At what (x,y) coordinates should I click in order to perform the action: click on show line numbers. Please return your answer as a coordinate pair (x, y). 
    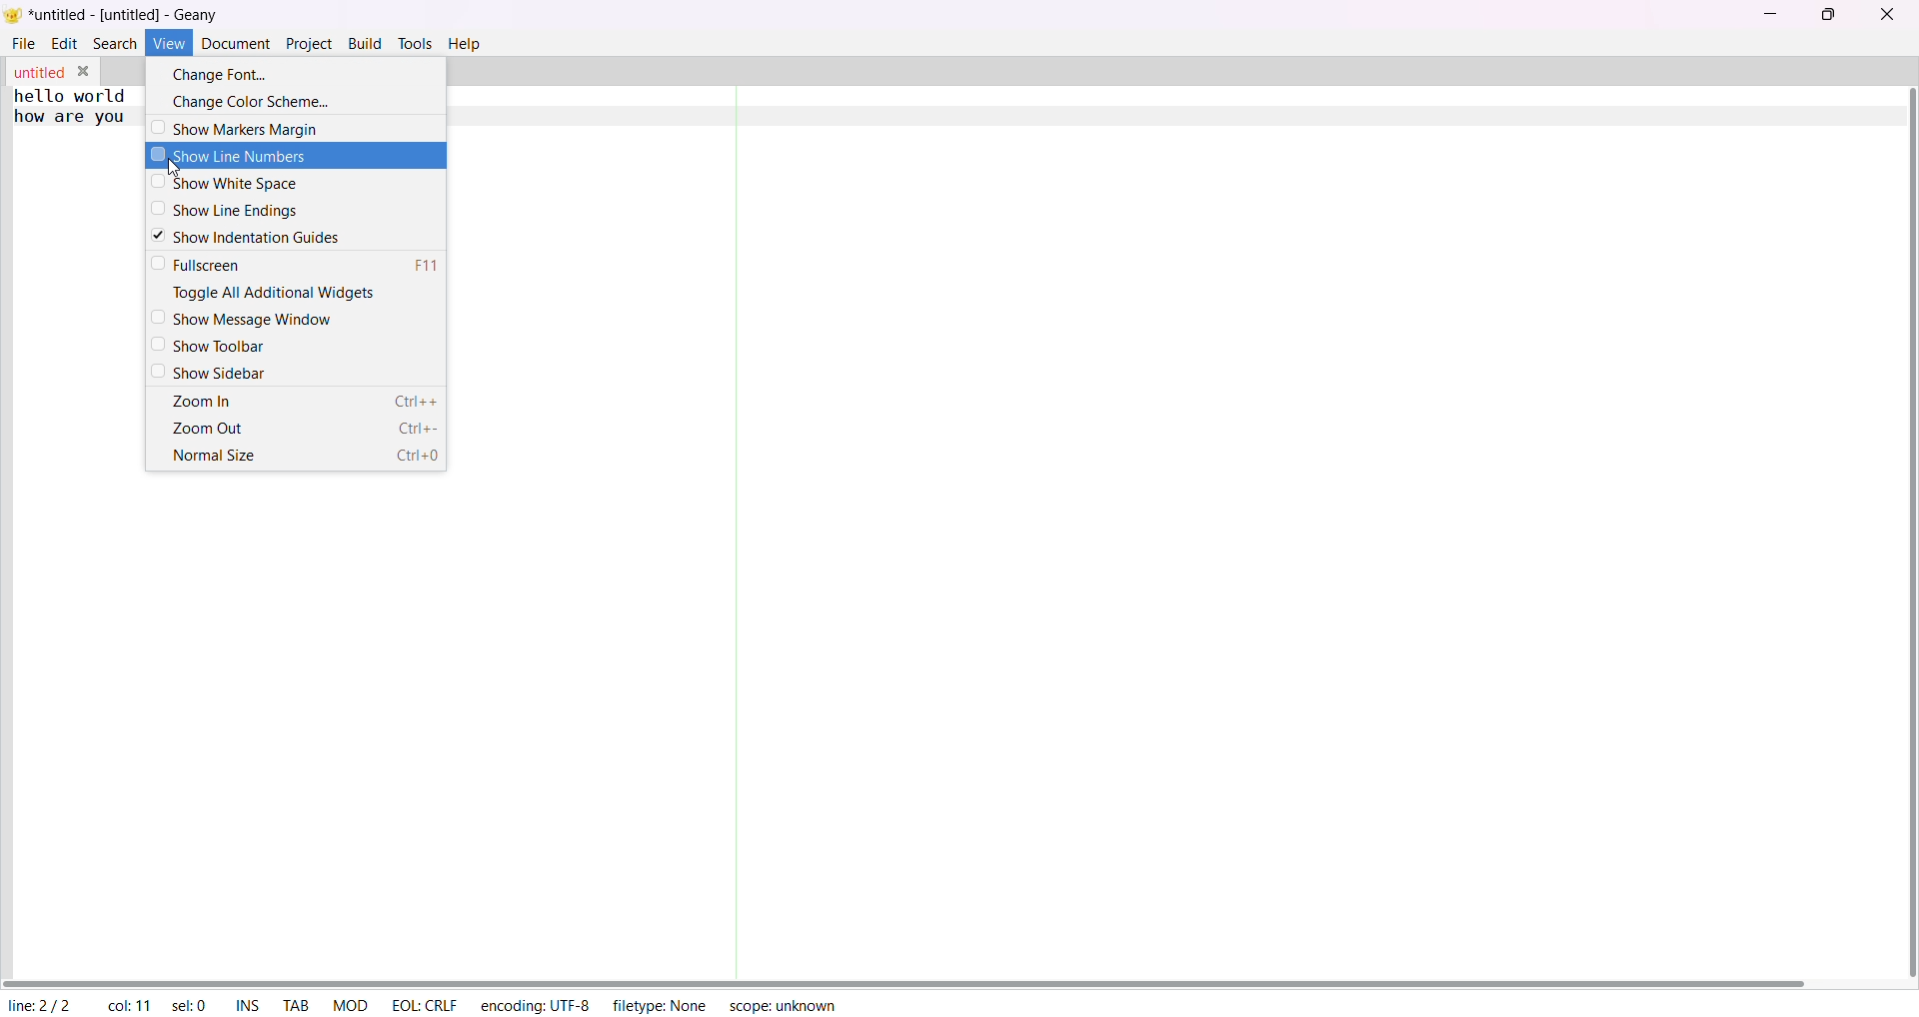
    Looking at the image, I should click on (231, 158).